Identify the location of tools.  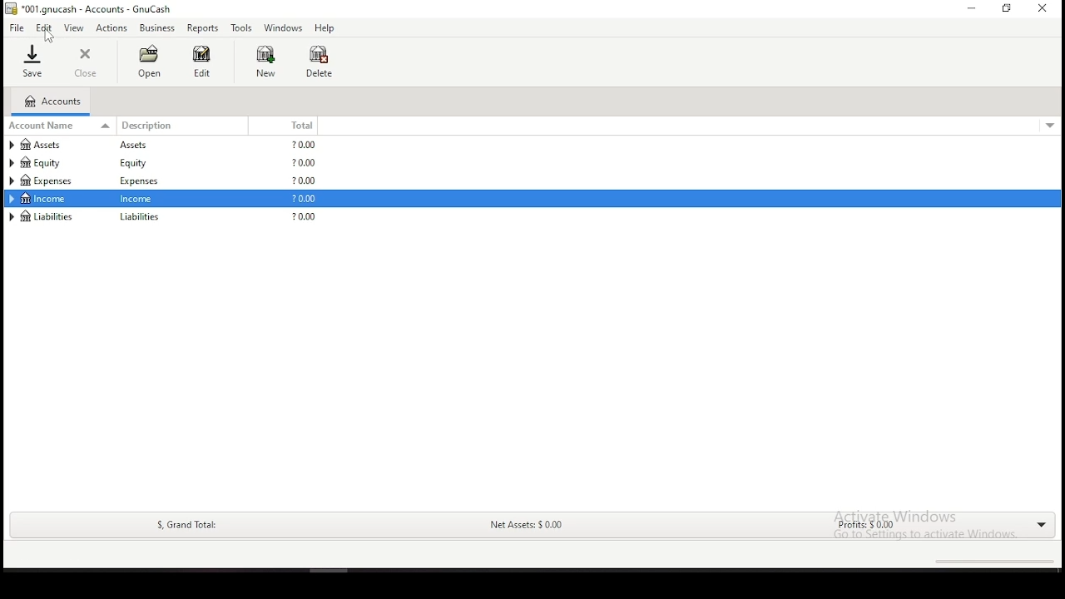
(242, 27).